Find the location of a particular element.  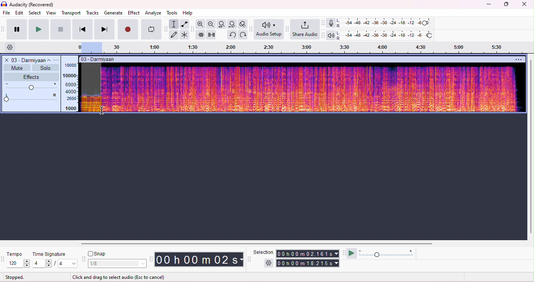

tempo is located at coordinates (17, 254).